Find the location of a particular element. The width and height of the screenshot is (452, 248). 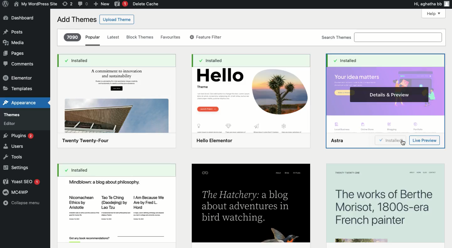

Tools is located at coordinates (13, 157).